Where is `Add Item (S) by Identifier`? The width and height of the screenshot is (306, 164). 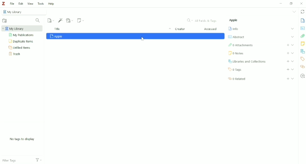 Add Item (S) by Identifier is located at coordinates (61, 20).